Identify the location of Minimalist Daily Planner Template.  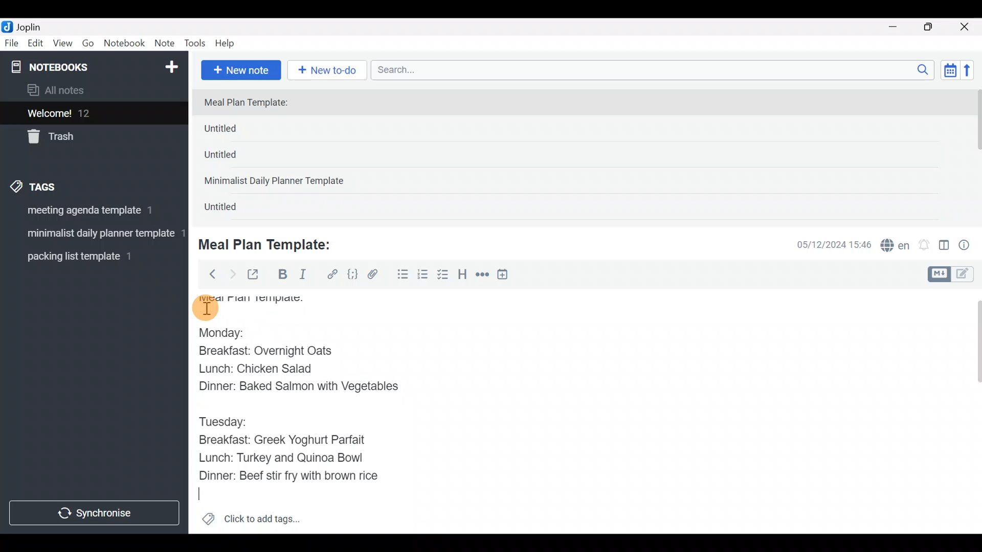
(277, 182).